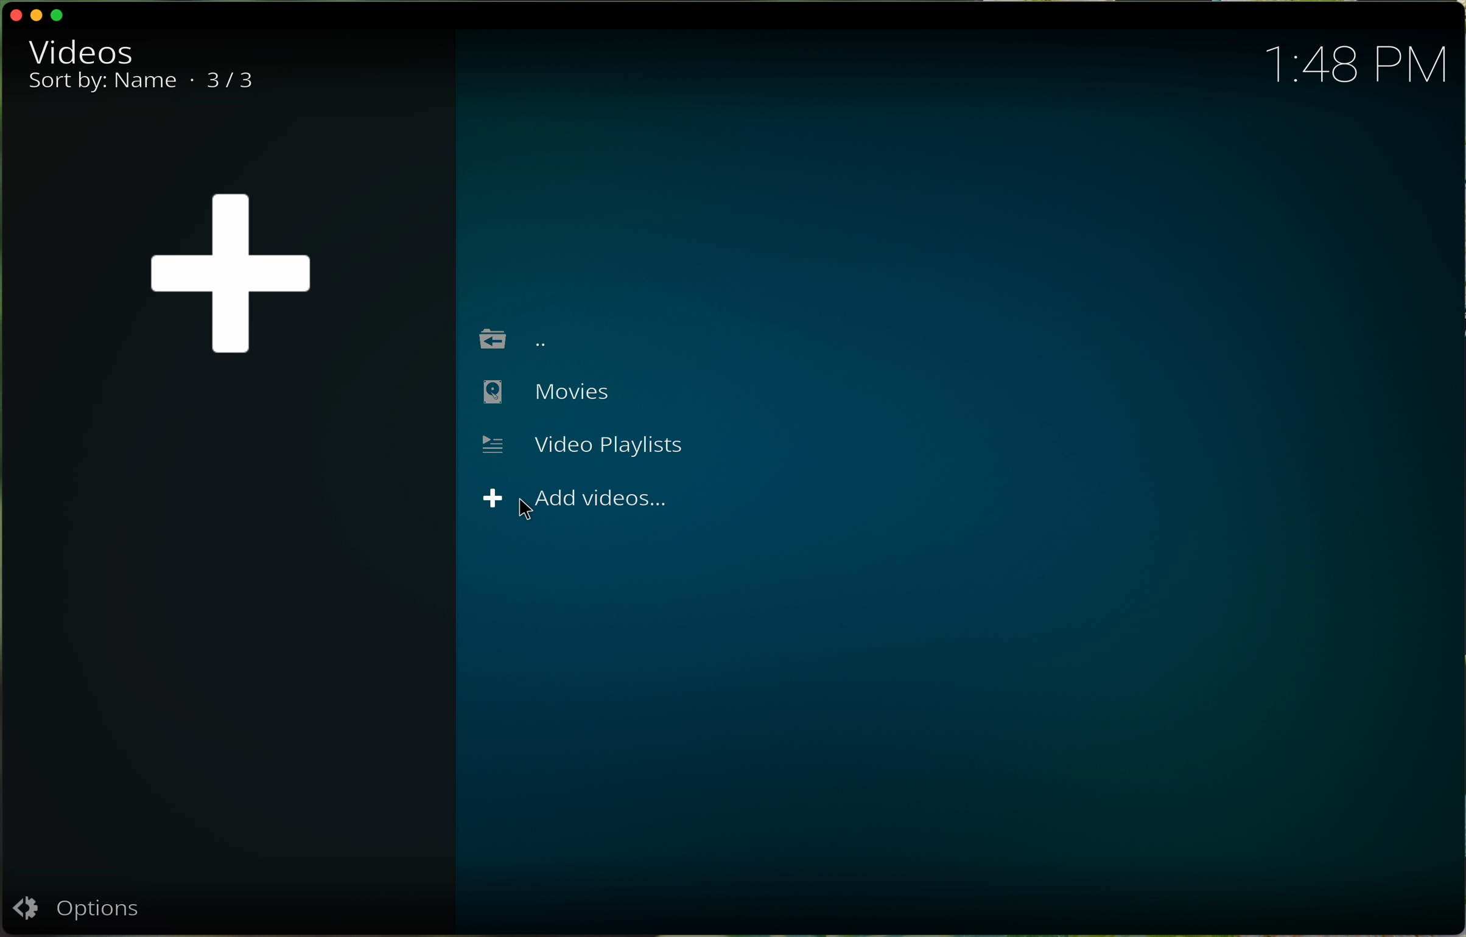  Describe the element at coordinates (530, 514) in the screenshot. I see `cursor` at that location.